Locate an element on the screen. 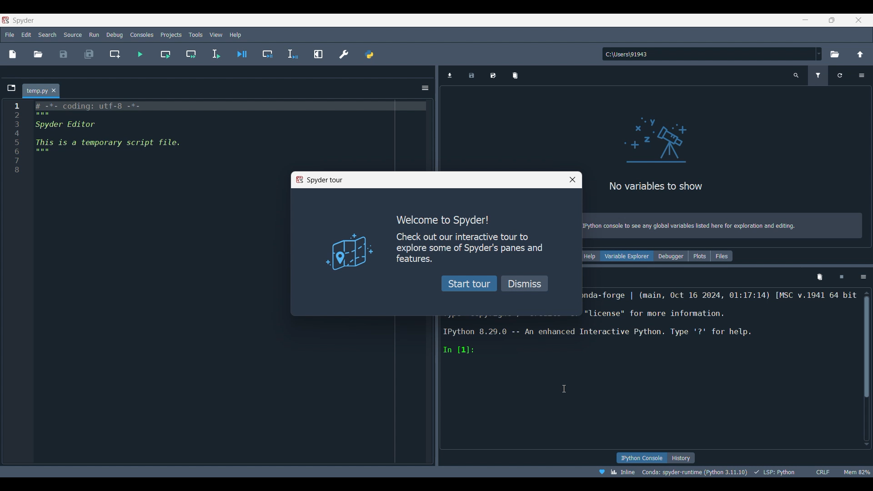 This screenshot has height=491, width=873. Interrupt kernel is located at coordinates (842, 76).